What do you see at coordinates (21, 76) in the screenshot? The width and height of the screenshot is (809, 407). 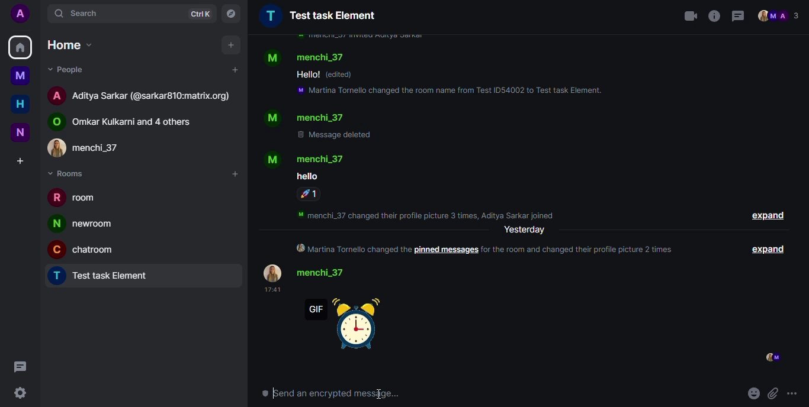 I see `myspace` at bounding box center [21, 76].